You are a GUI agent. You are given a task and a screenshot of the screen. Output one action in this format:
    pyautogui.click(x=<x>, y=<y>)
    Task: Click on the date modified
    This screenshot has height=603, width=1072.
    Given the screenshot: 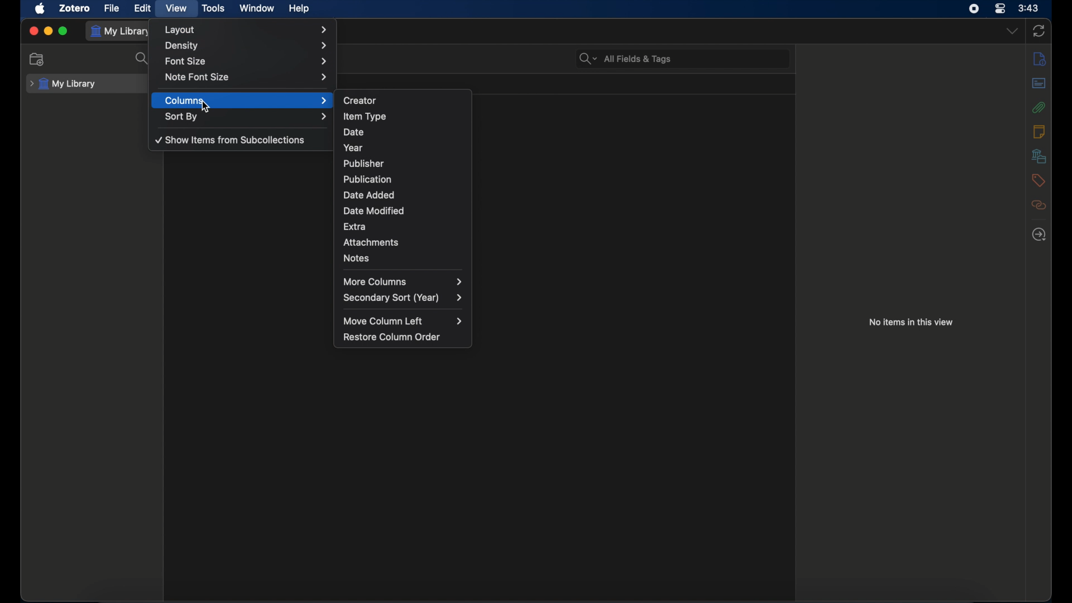 What is the action you would take?
    pyautogui.click(x=403, y=210)
    